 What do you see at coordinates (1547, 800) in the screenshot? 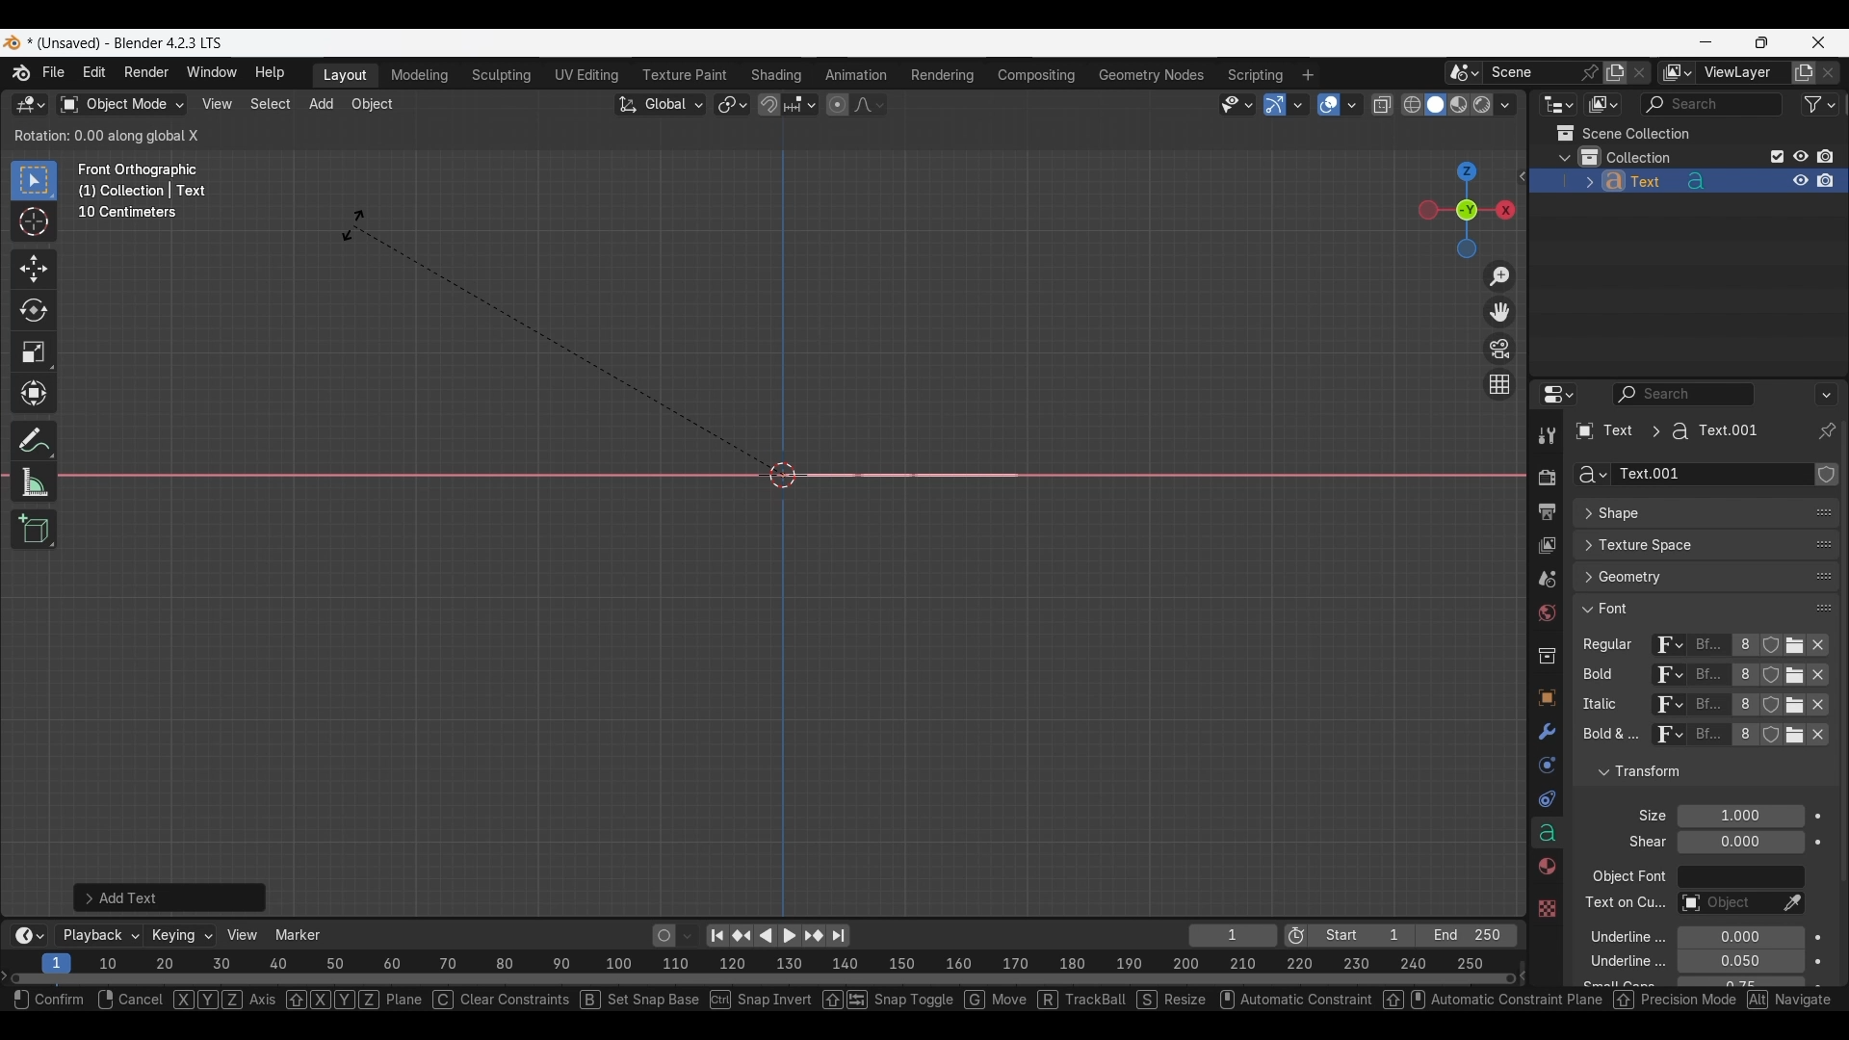
I see `Constraints` at bounding box center [1547, 800].